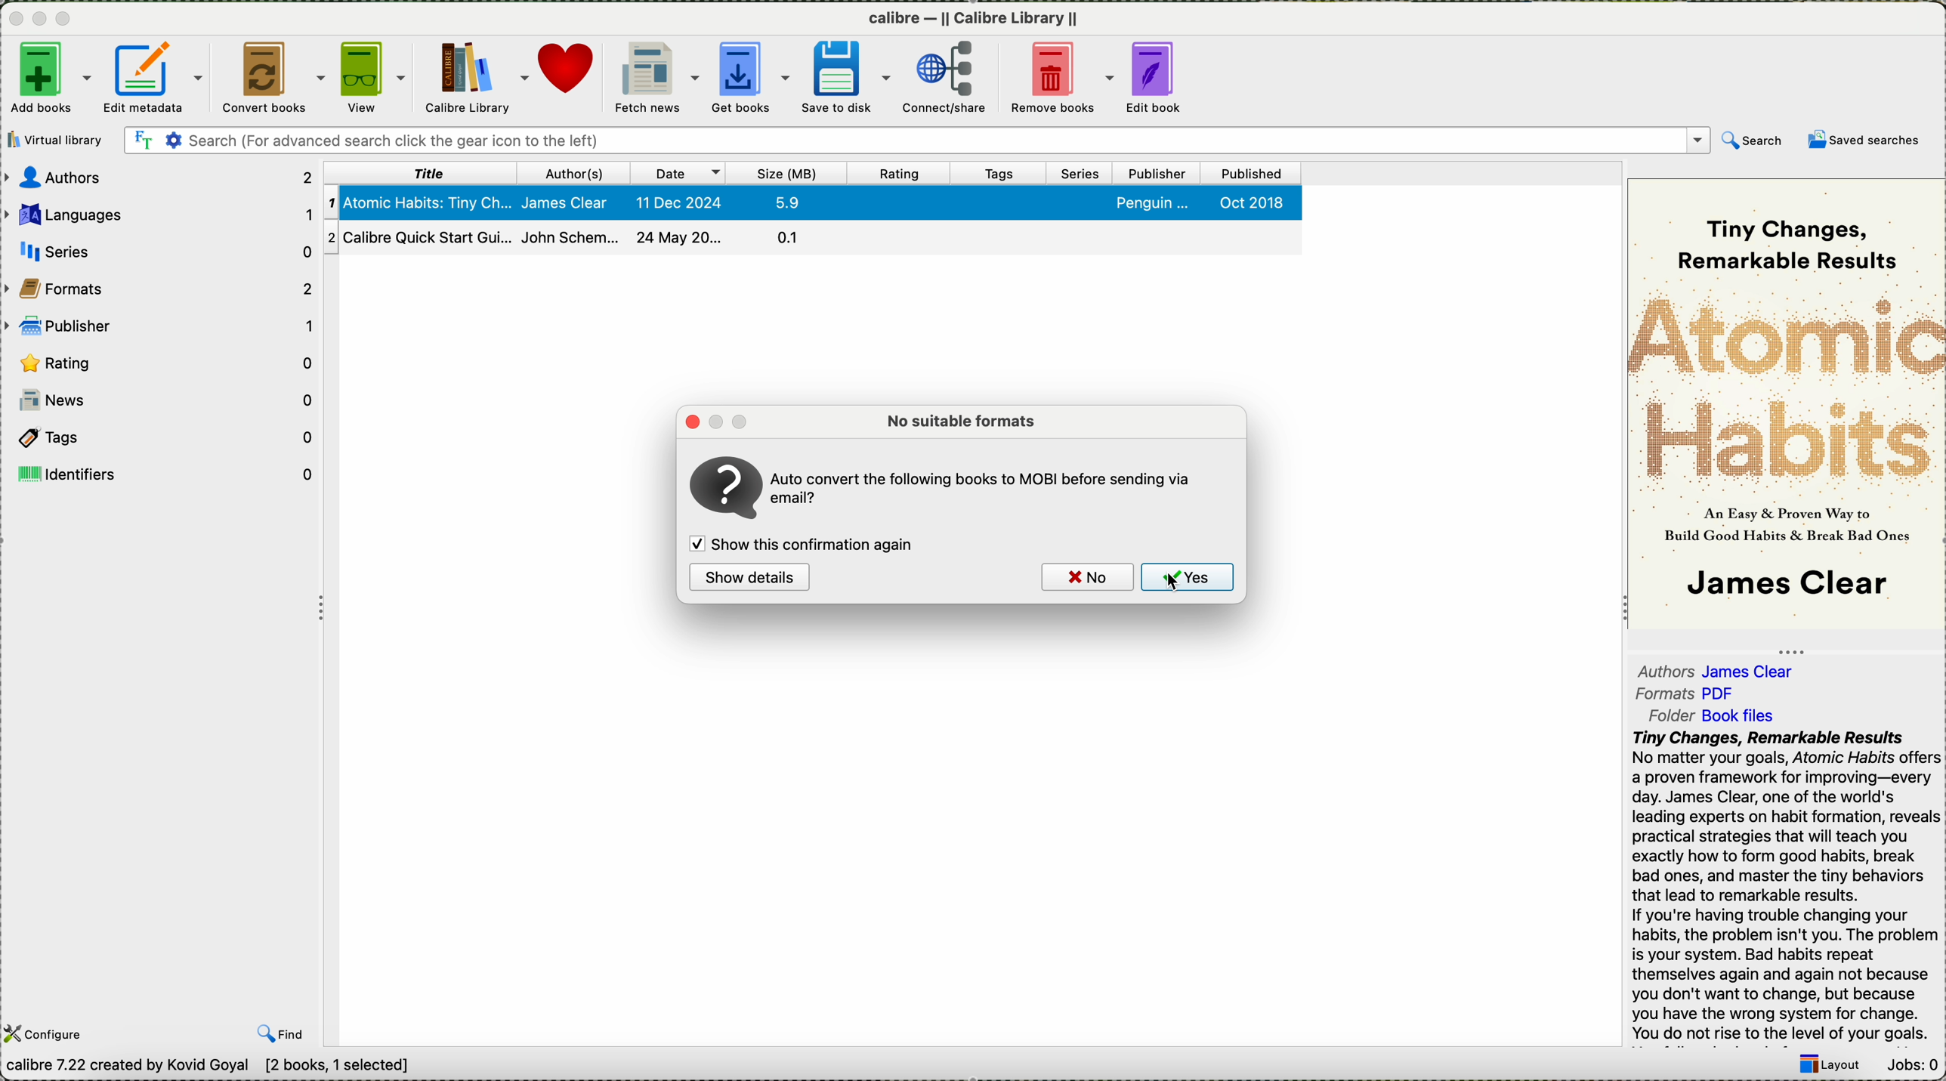 The image size is (1946, 1081). I want to click on formats, so click(161, 284).